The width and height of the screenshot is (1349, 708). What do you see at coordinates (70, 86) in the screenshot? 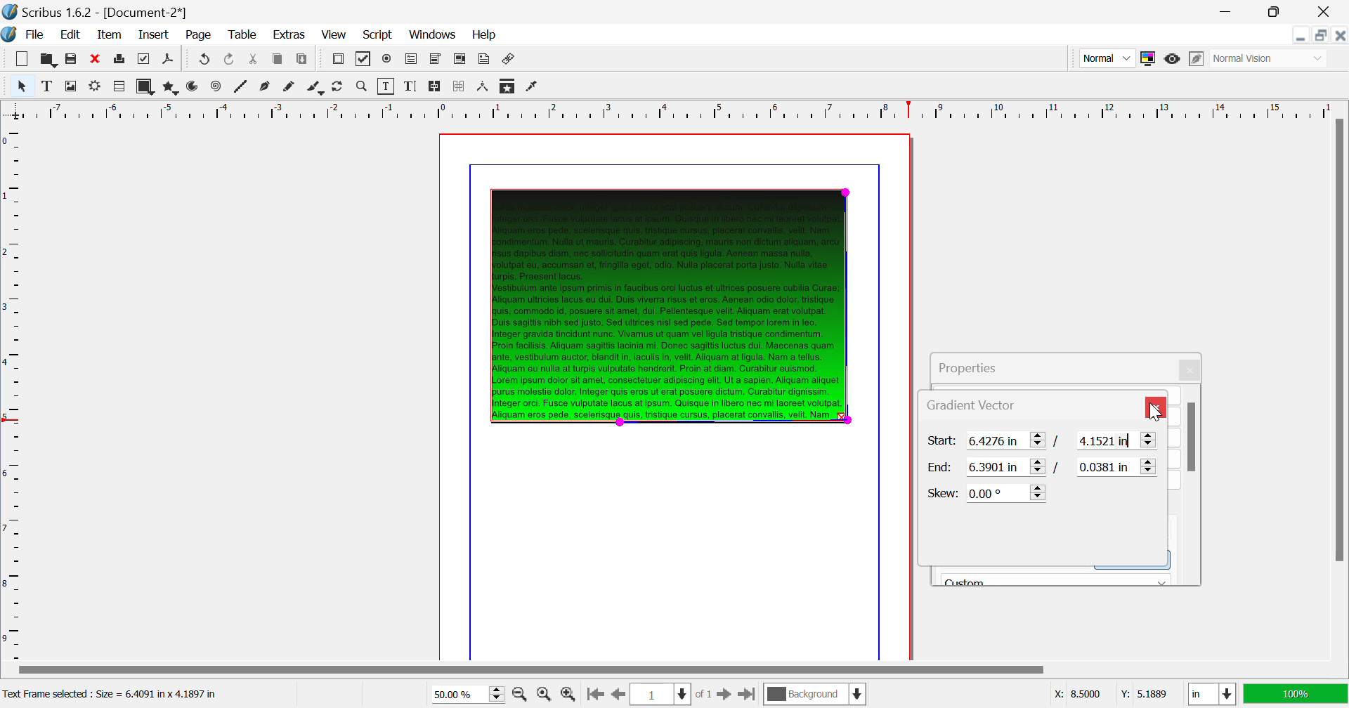
I see `Image Frame` at bounding box center [70, 86].